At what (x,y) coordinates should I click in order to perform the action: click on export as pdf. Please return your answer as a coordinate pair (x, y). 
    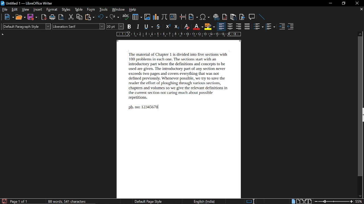
    Looking at the image, I should click on (43, 17).